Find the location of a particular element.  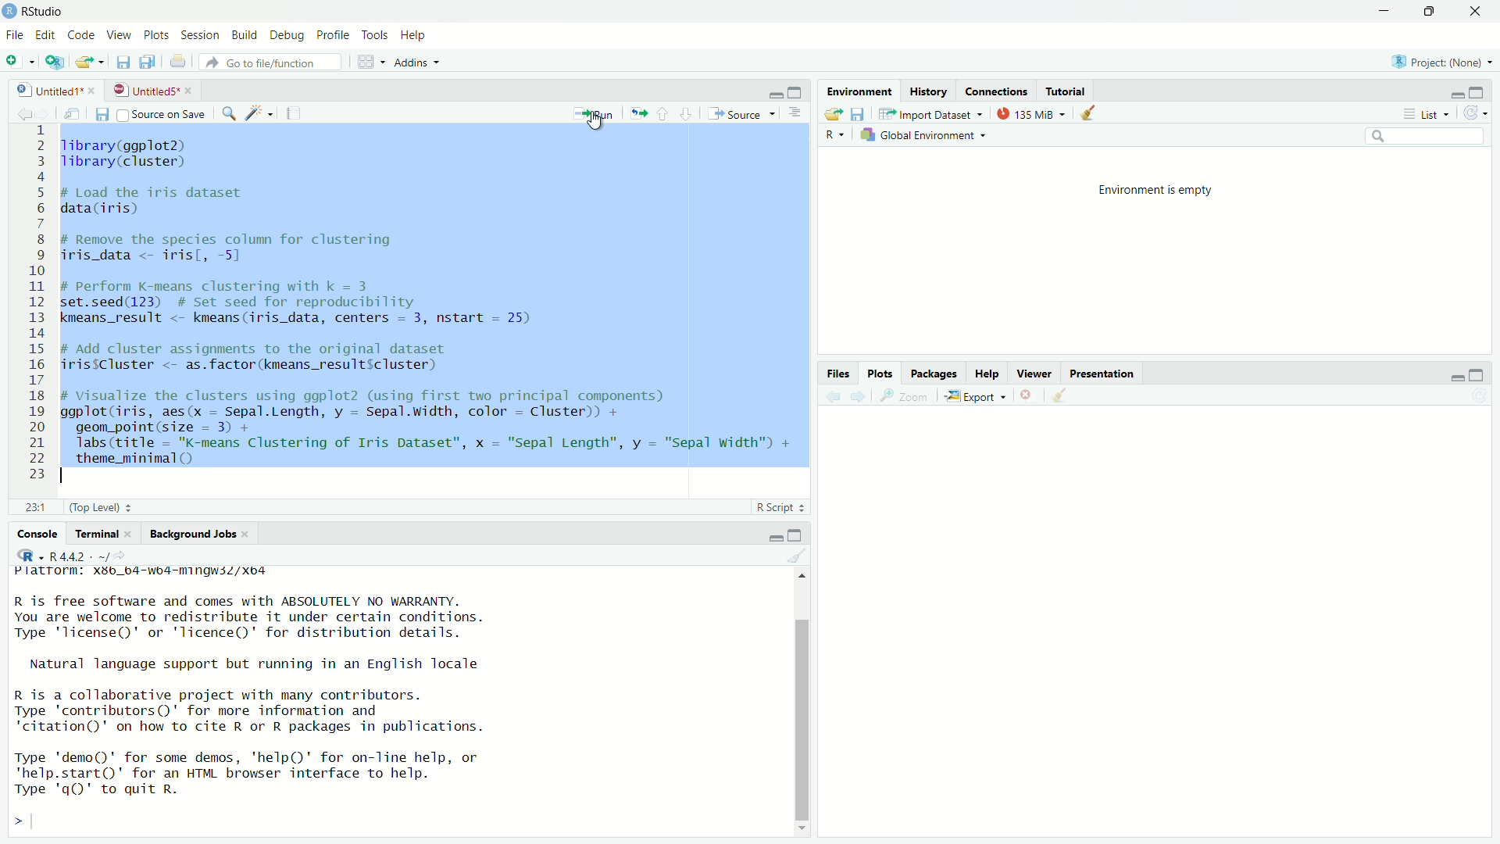

Natural language support but running in an English locale is located at coordinates (274, 665).